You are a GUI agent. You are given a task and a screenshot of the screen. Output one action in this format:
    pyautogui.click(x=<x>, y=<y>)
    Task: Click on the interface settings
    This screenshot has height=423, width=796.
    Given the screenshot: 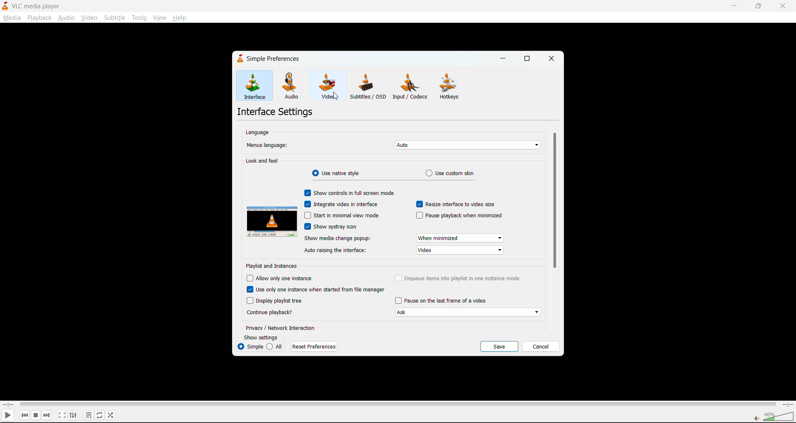 What is the action you would take?
    pyautogui.click(x=277, y=111)
    